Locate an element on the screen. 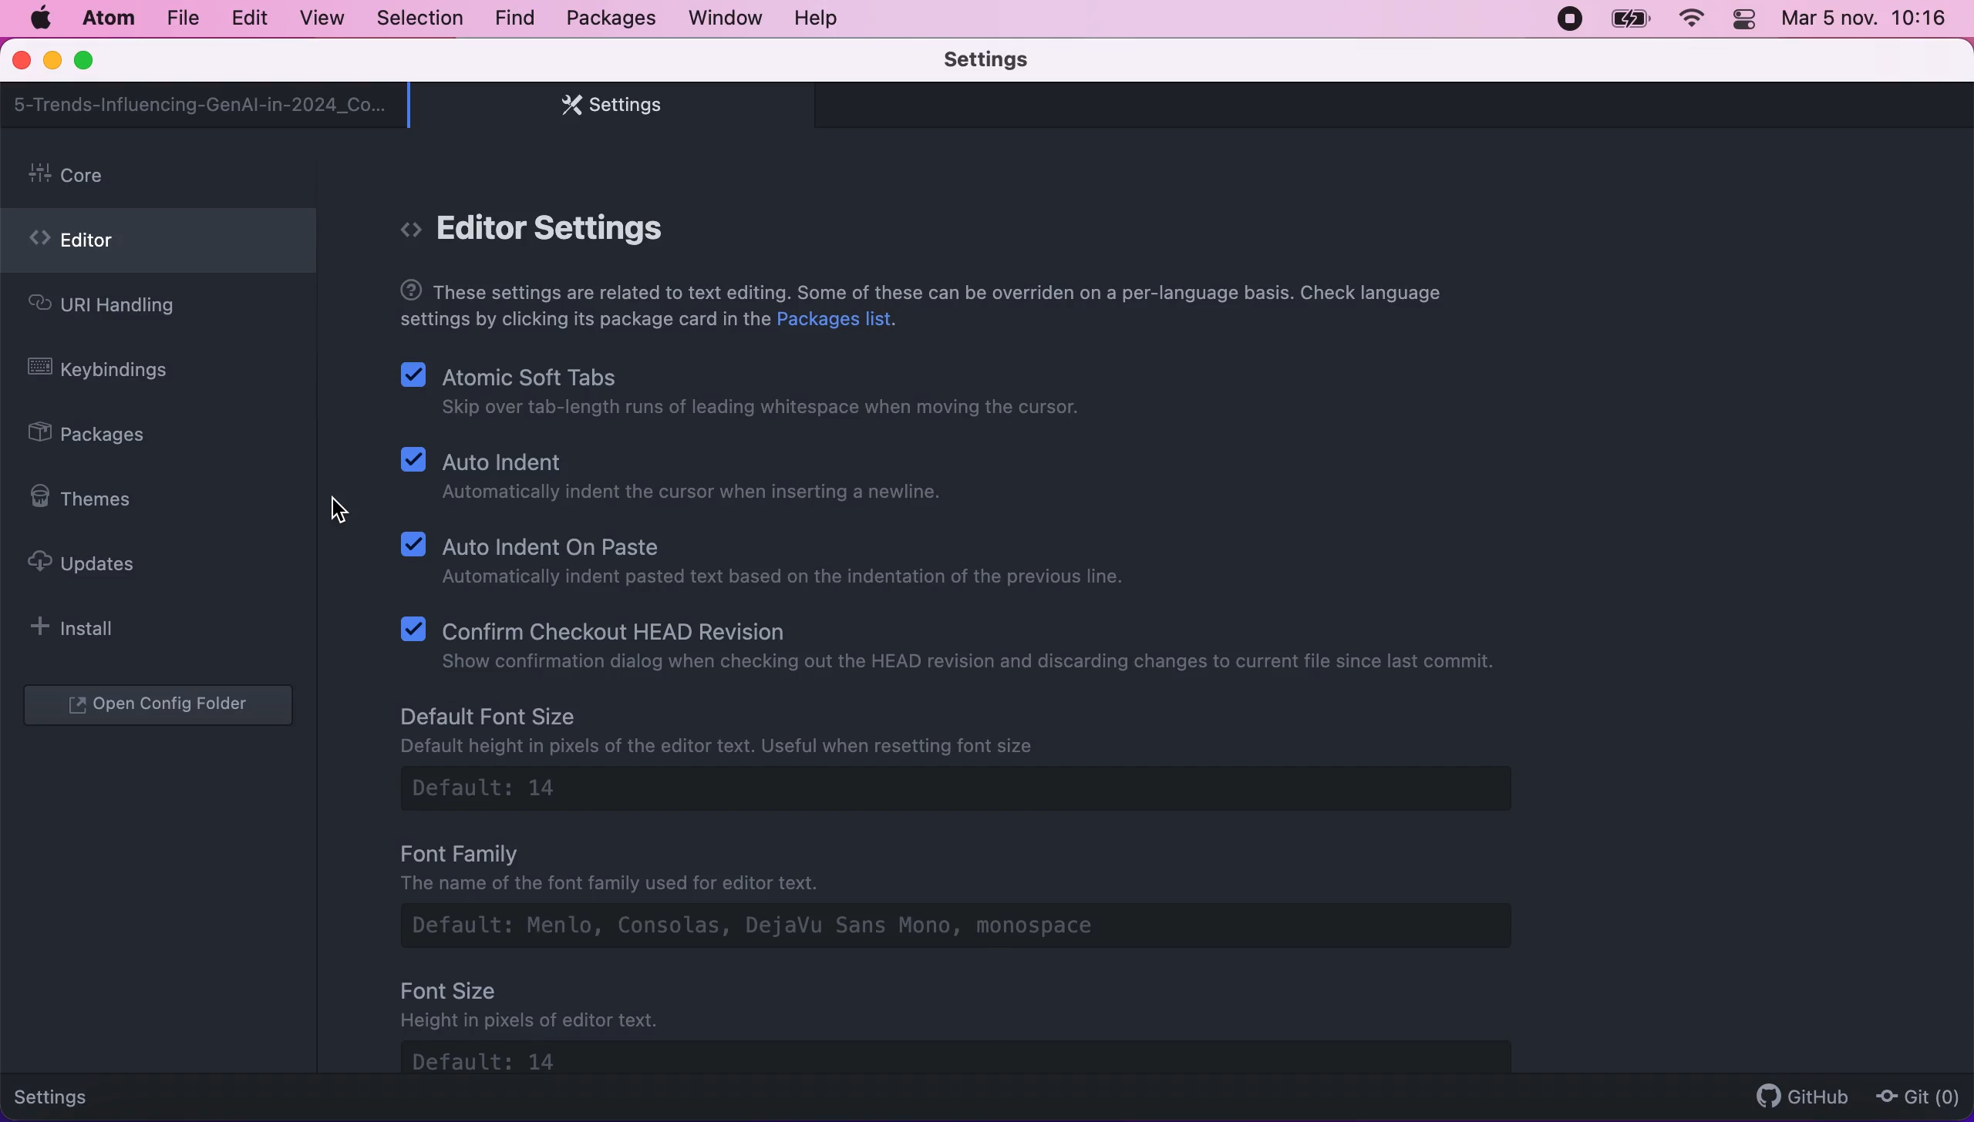 This screenshot has height=1122, width=1974. themes is located at coordinates (91, 499).